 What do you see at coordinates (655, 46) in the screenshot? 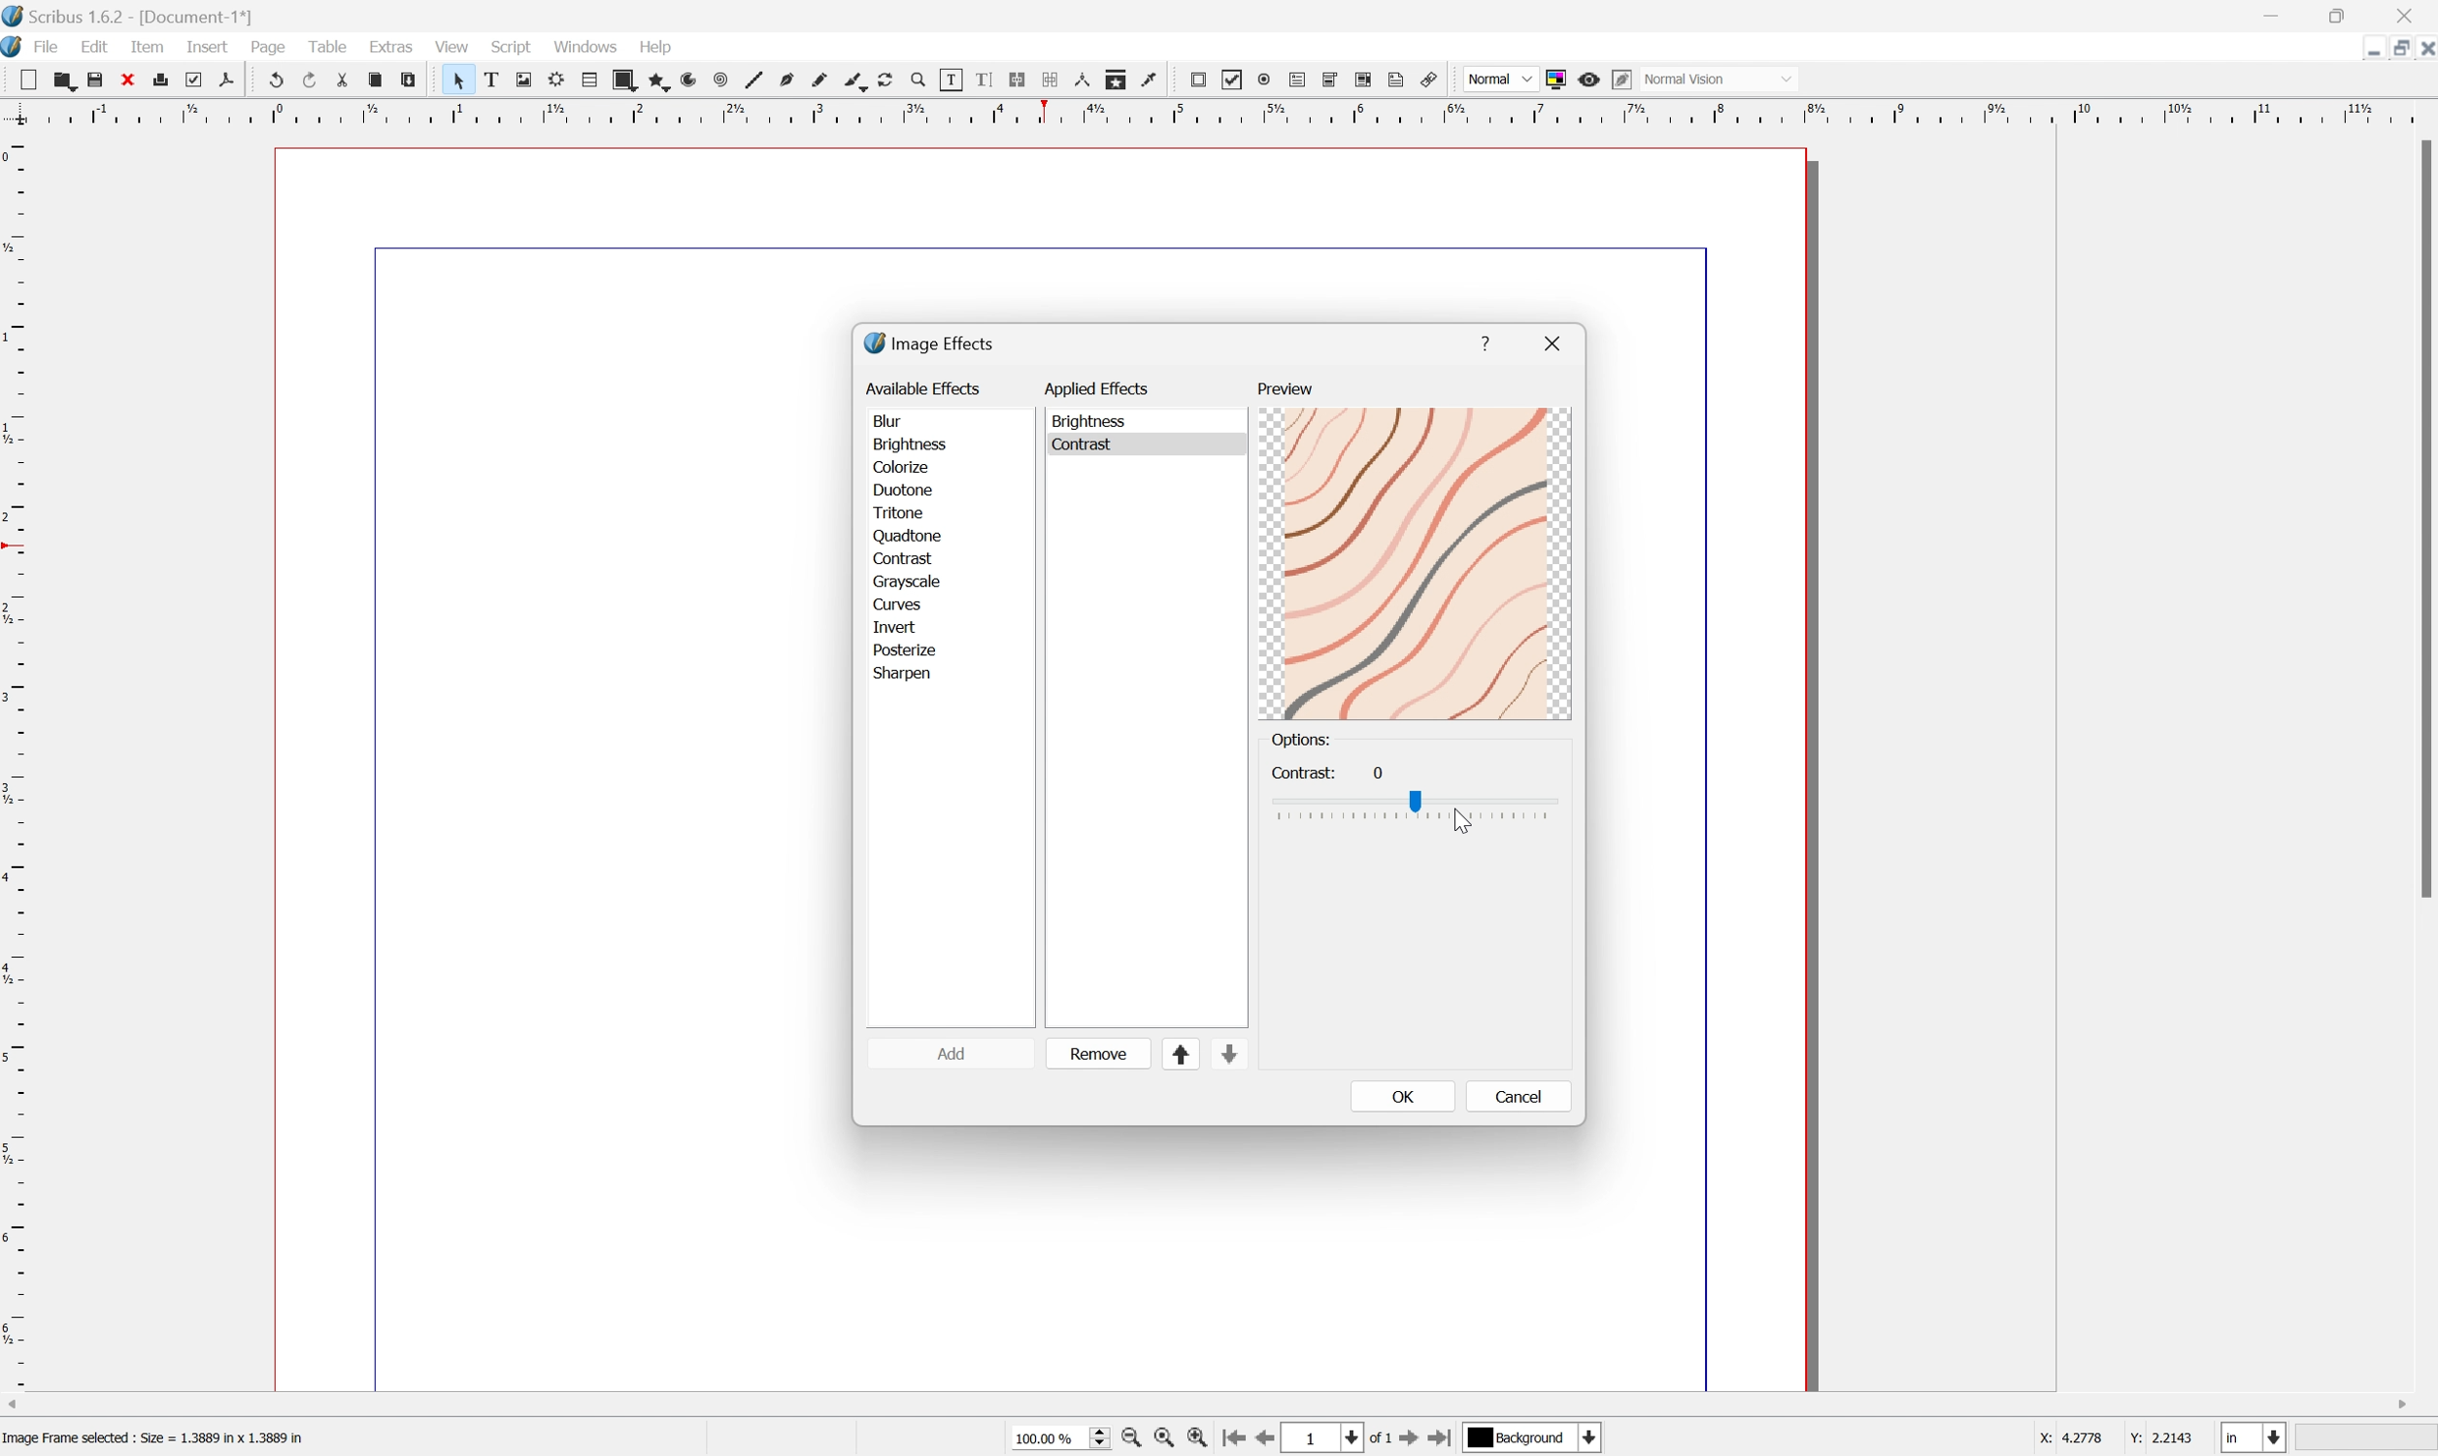
I see `Help` at bounding box center [655, 46].